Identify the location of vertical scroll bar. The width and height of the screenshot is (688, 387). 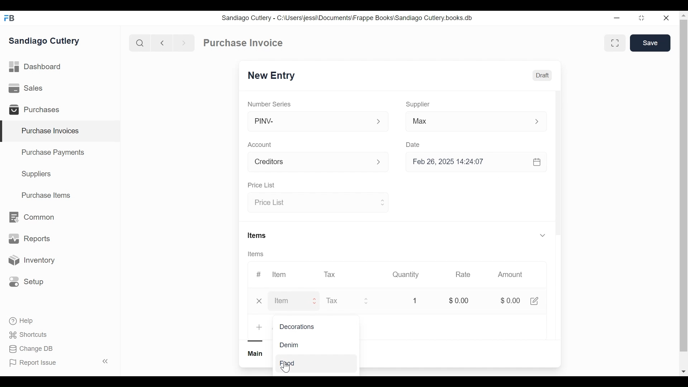
(684, 186).